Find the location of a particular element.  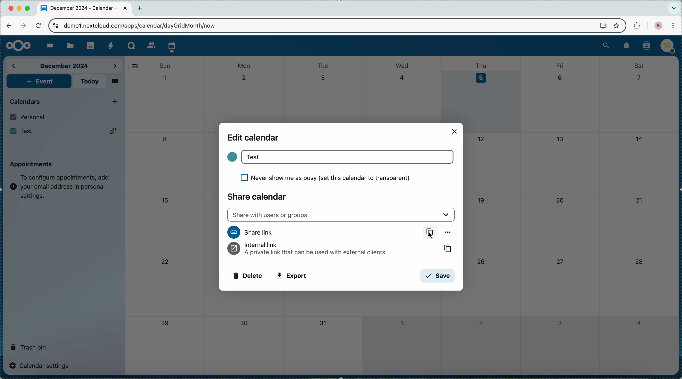

search is located at coordinates (606, 45).